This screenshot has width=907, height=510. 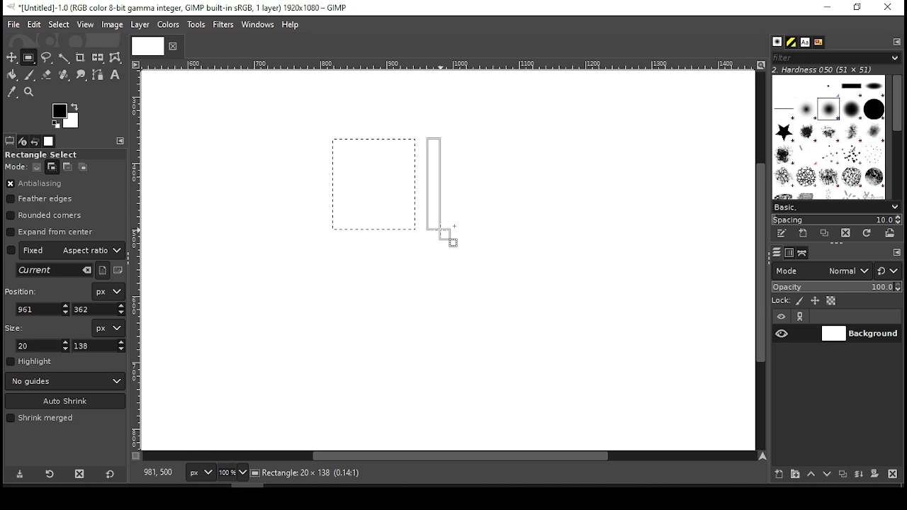 I want to click on lock alpha channel, so click(x=830, y=301).